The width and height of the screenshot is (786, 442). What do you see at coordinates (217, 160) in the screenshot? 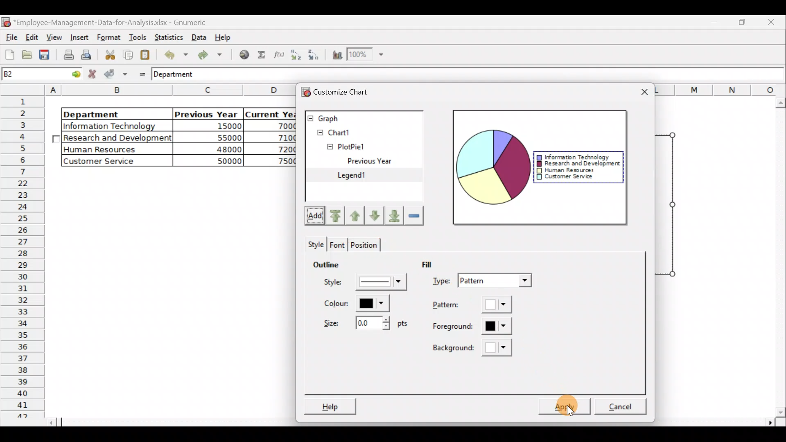
I see `50000` at bounding box center [217, 160].